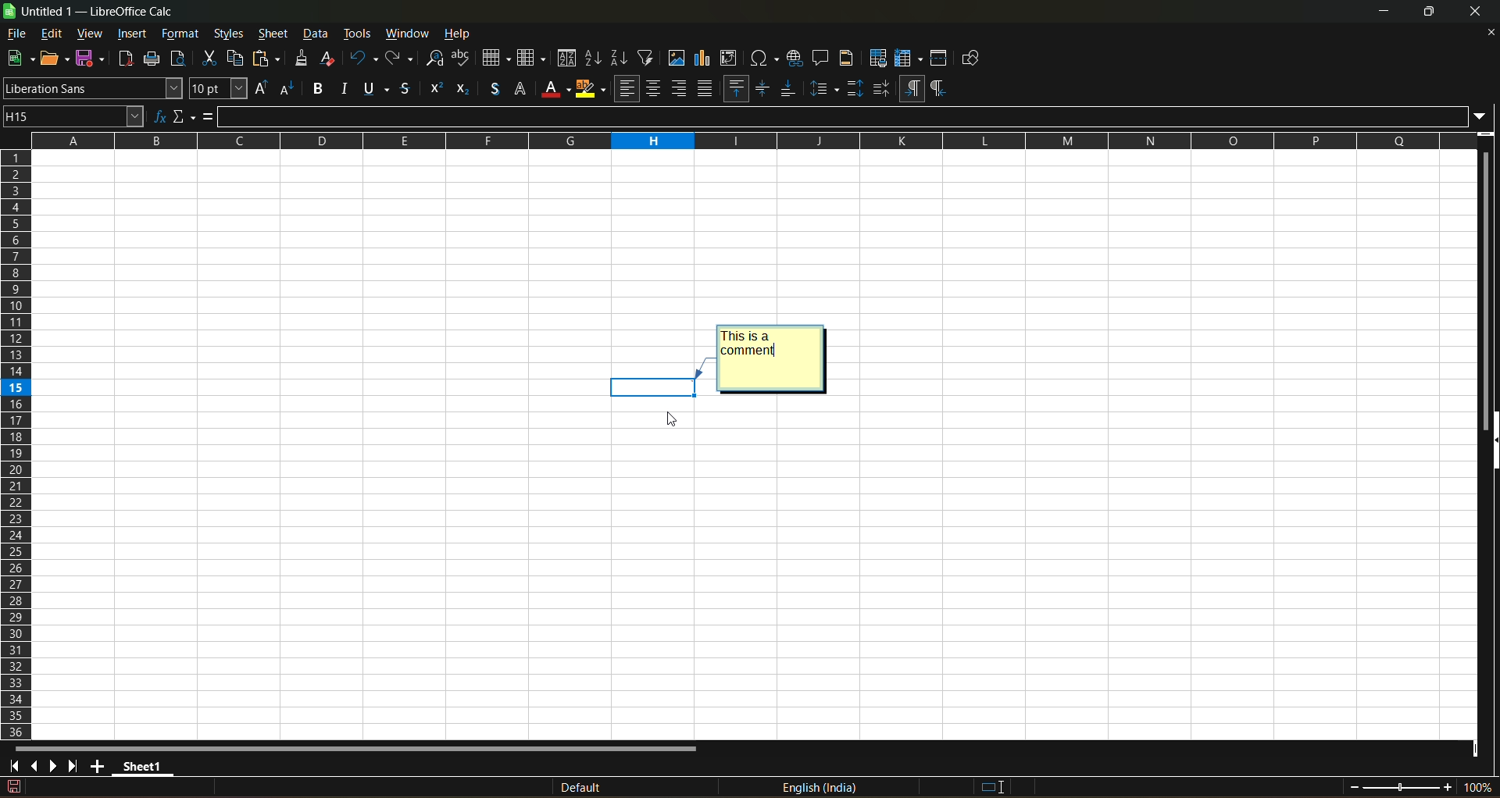 This screenshot has height=798, width=1500. Describe the element at coordinates (1491, 33) in the screenshot. I see `close document` at that location.